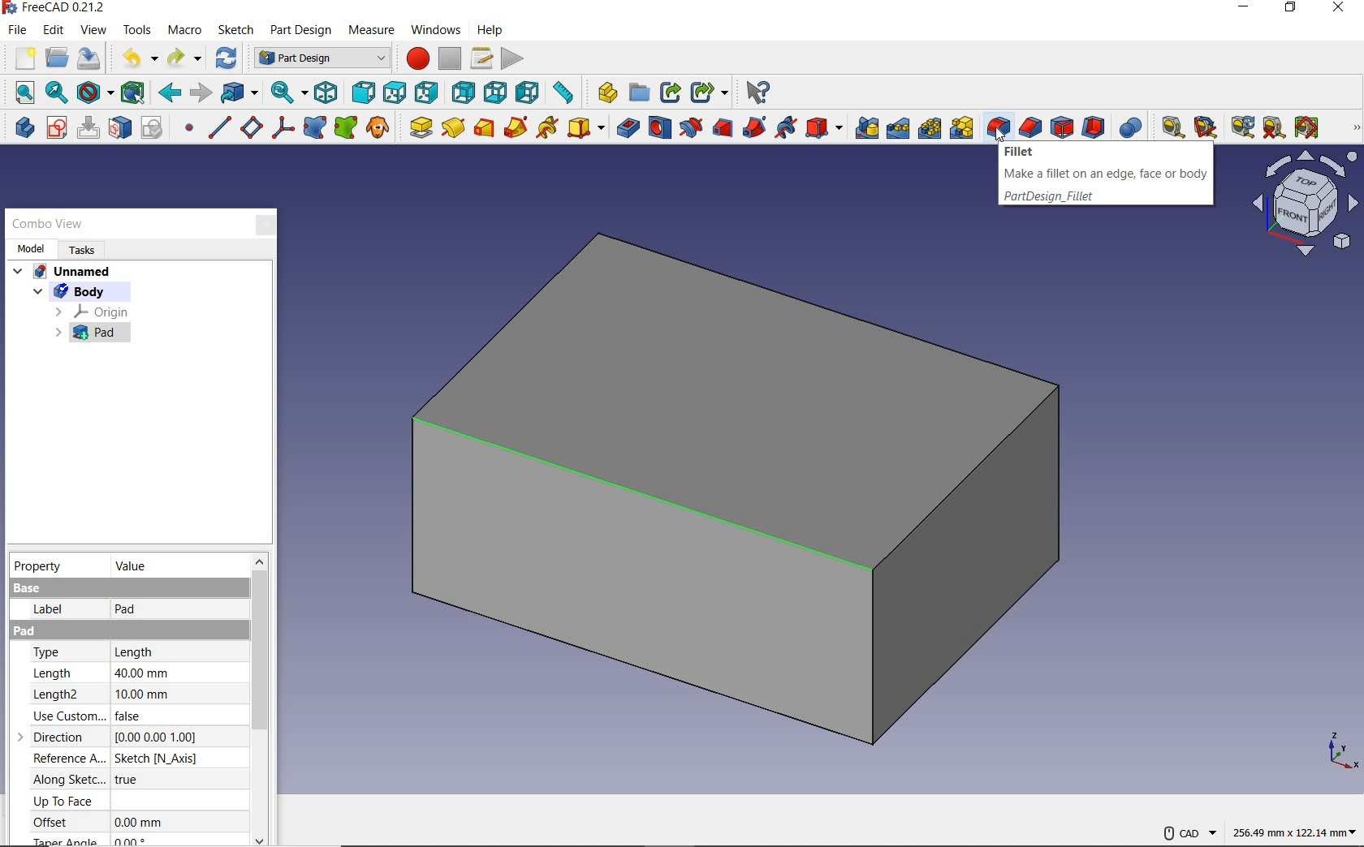  Describe the element at coordinates (260, 699) in the screenshot. I see `scrollbar` at that location.